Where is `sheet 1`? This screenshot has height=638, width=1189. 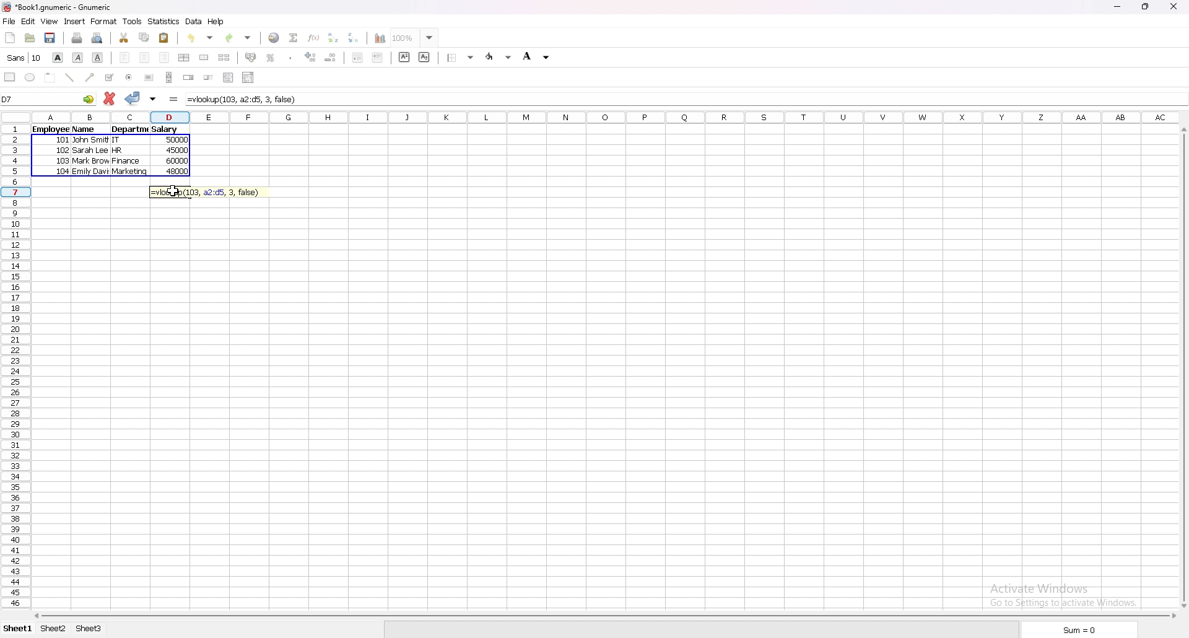
sheet 1 is located at coordinates (16, 629).